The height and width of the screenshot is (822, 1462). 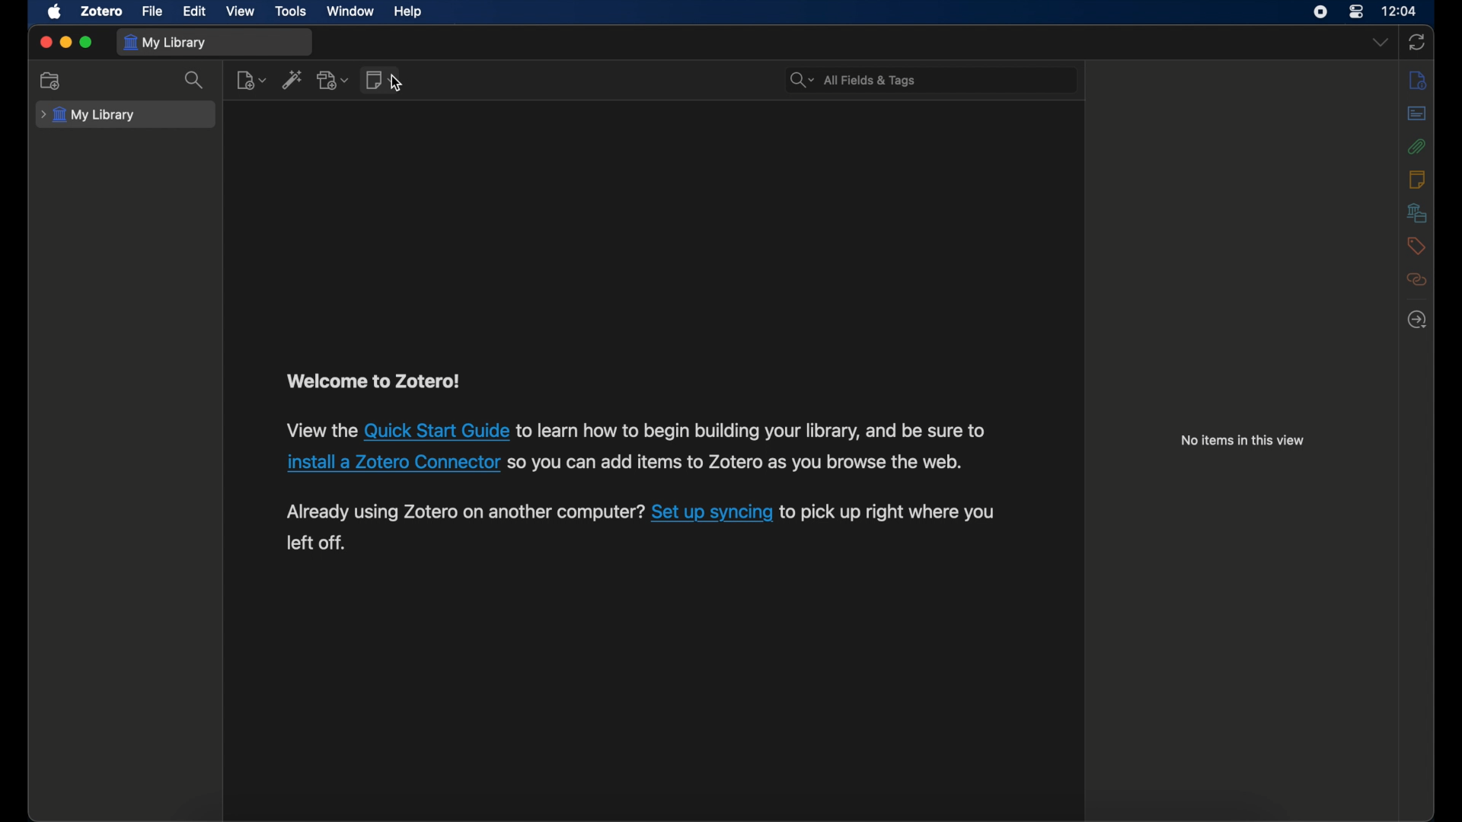 I want to click on sync, so click(x=1417, y=43).